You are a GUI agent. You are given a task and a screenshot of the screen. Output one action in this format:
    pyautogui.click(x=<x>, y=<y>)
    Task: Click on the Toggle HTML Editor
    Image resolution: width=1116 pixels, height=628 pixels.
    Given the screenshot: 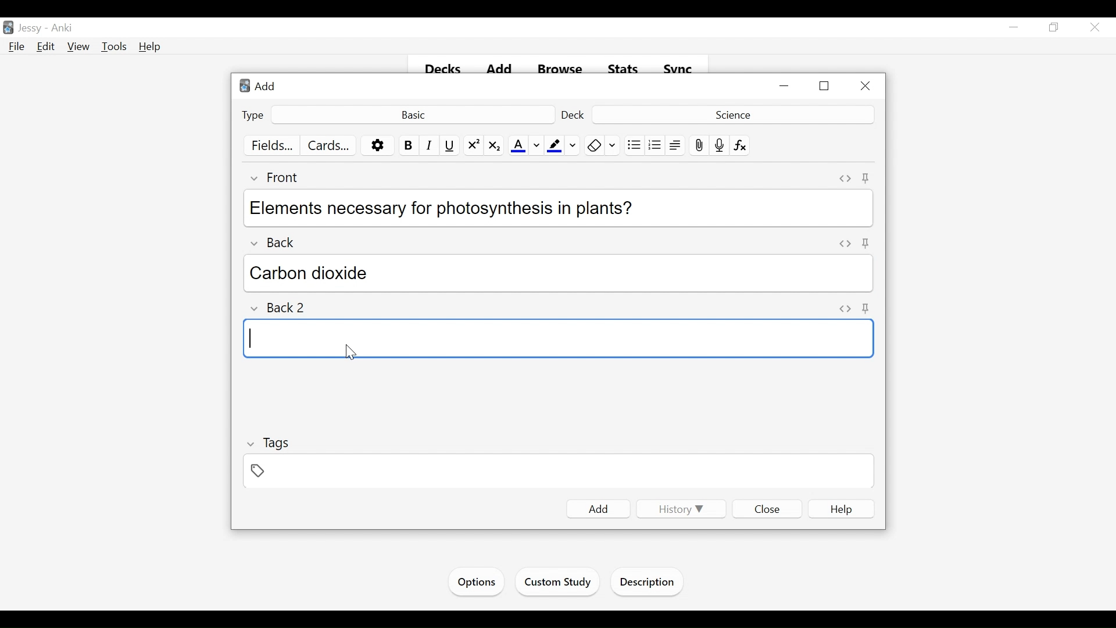 What is the action you would take?
    pyautogui.click(x=845, y=308)
    